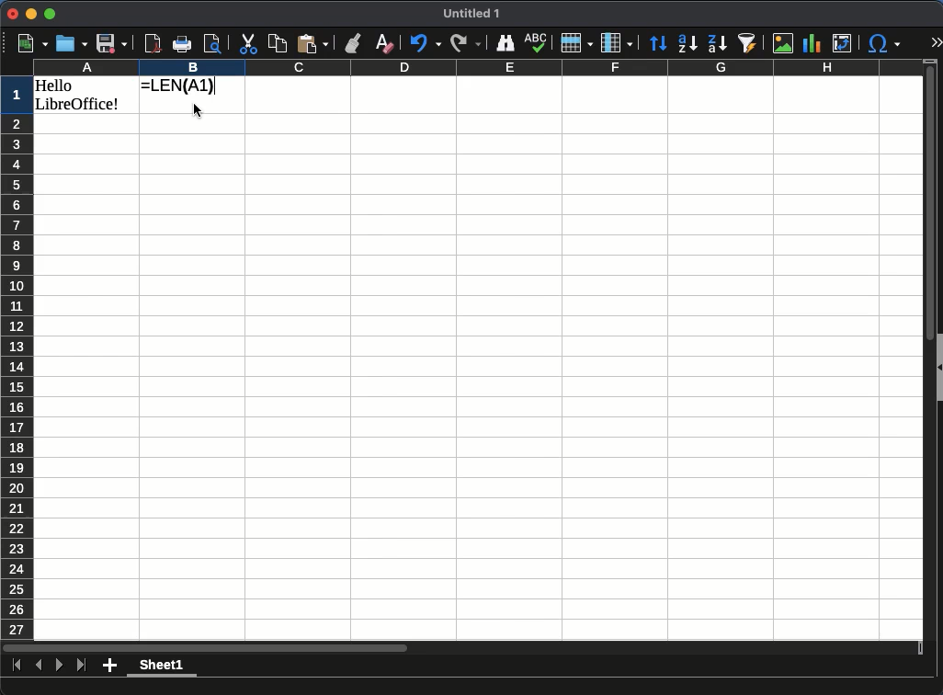 This screenshot has height=695, width=943. I want to click on clone formatting, so click(351, 42).